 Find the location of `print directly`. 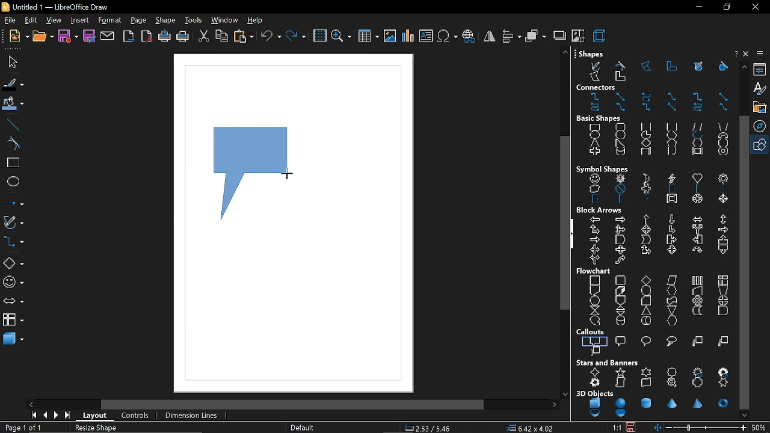

print directly is located at coordinates (165, 37).